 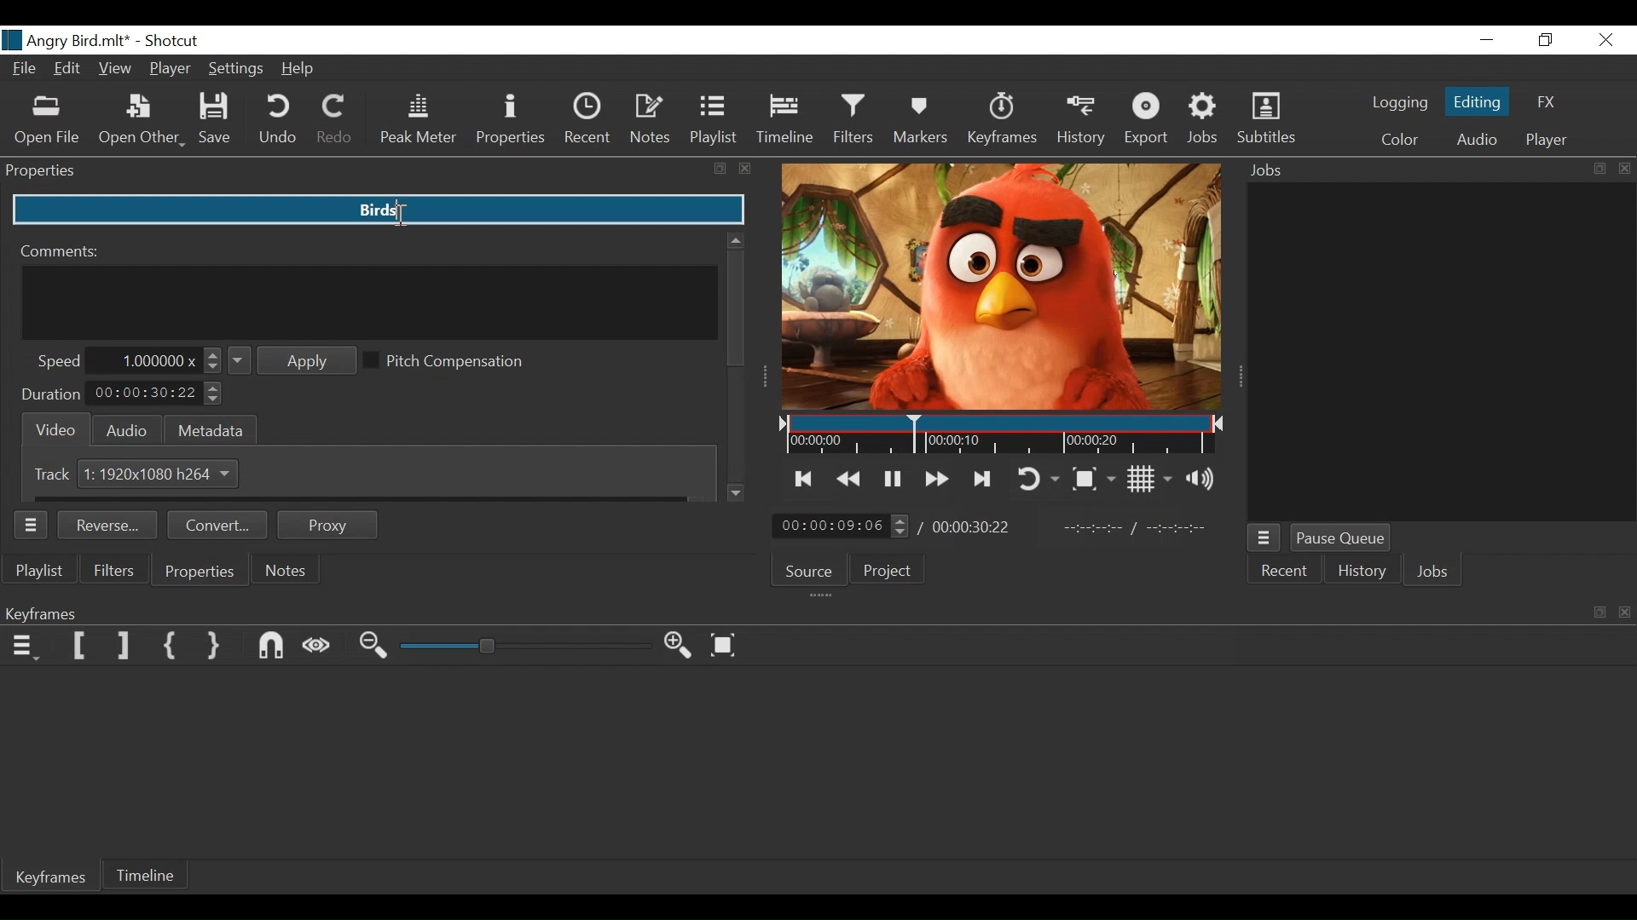 I want to click on Toggle Zoom, so click(x=1096, y=478).